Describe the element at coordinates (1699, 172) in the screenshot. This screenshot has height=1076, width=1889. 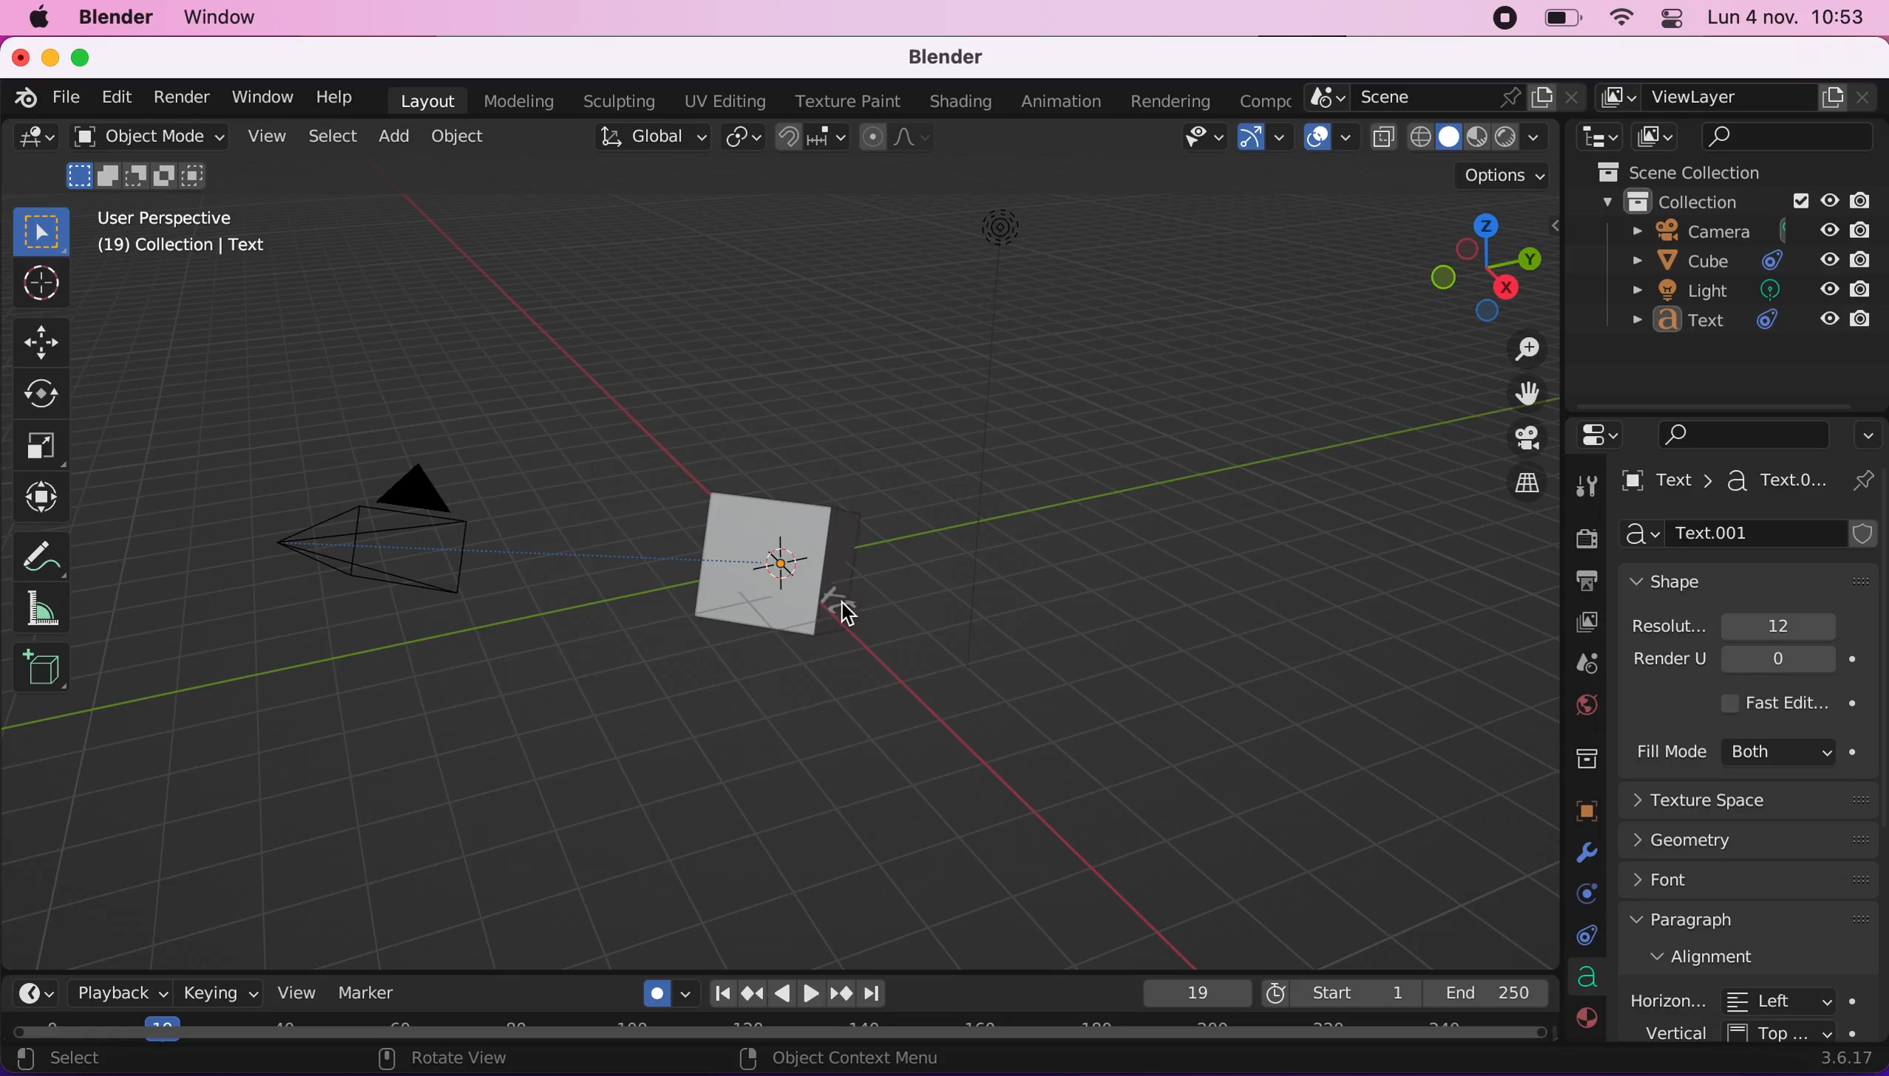
I see `scene collection` at that location.